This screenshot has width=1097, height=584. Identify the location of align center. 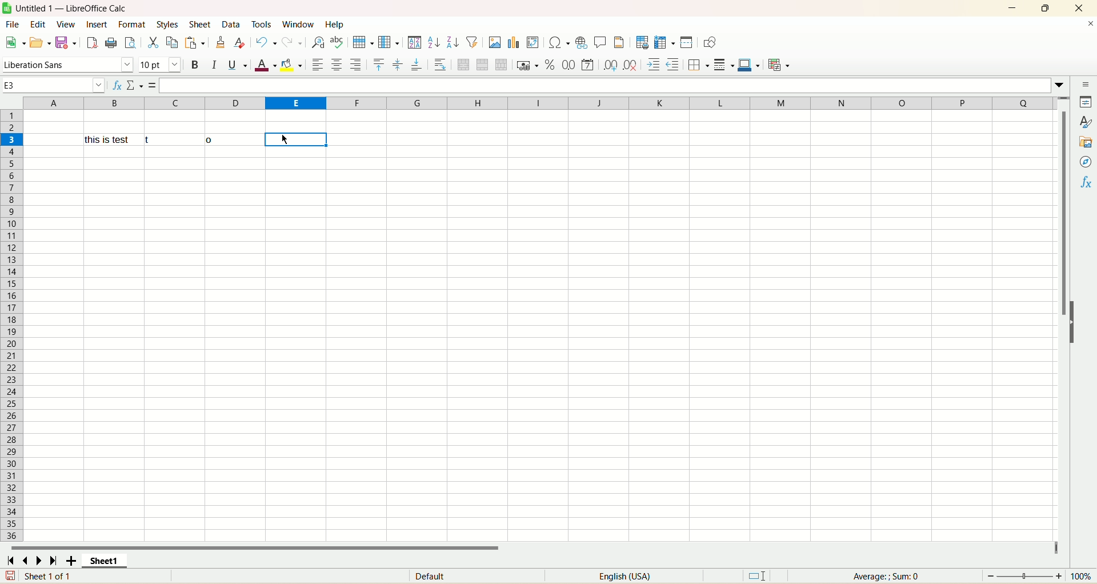
(398, 64).